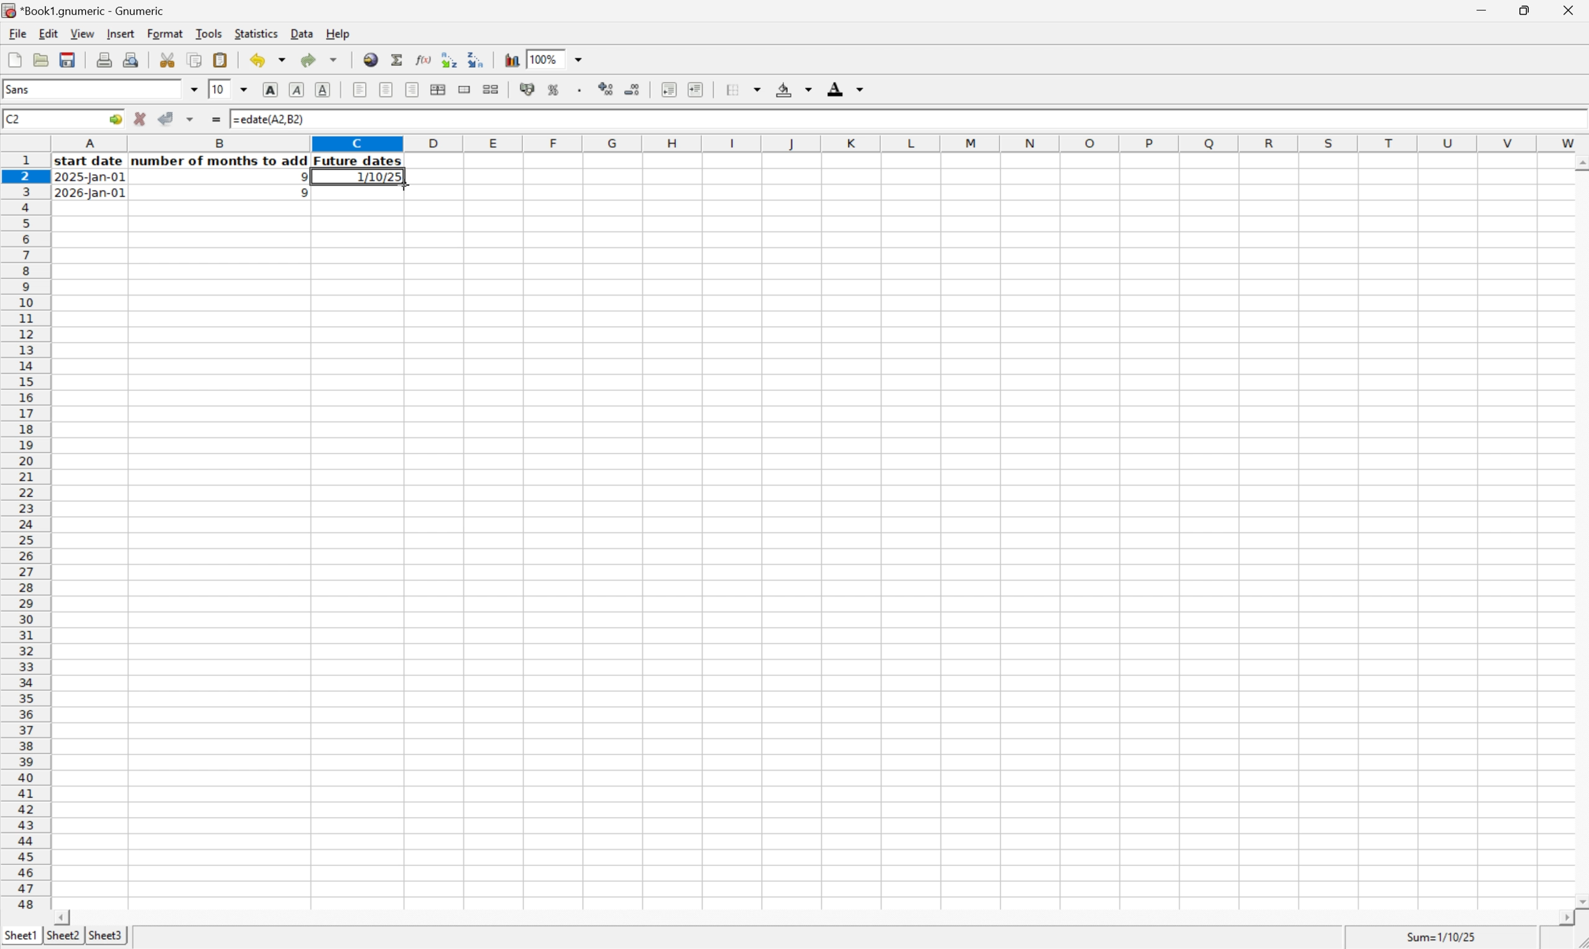 Image resolution: width=1589 pixels, height=949 pixels. Describe the element at coordinates (359, 161) in the screenshot. I see `future dates` at that location.